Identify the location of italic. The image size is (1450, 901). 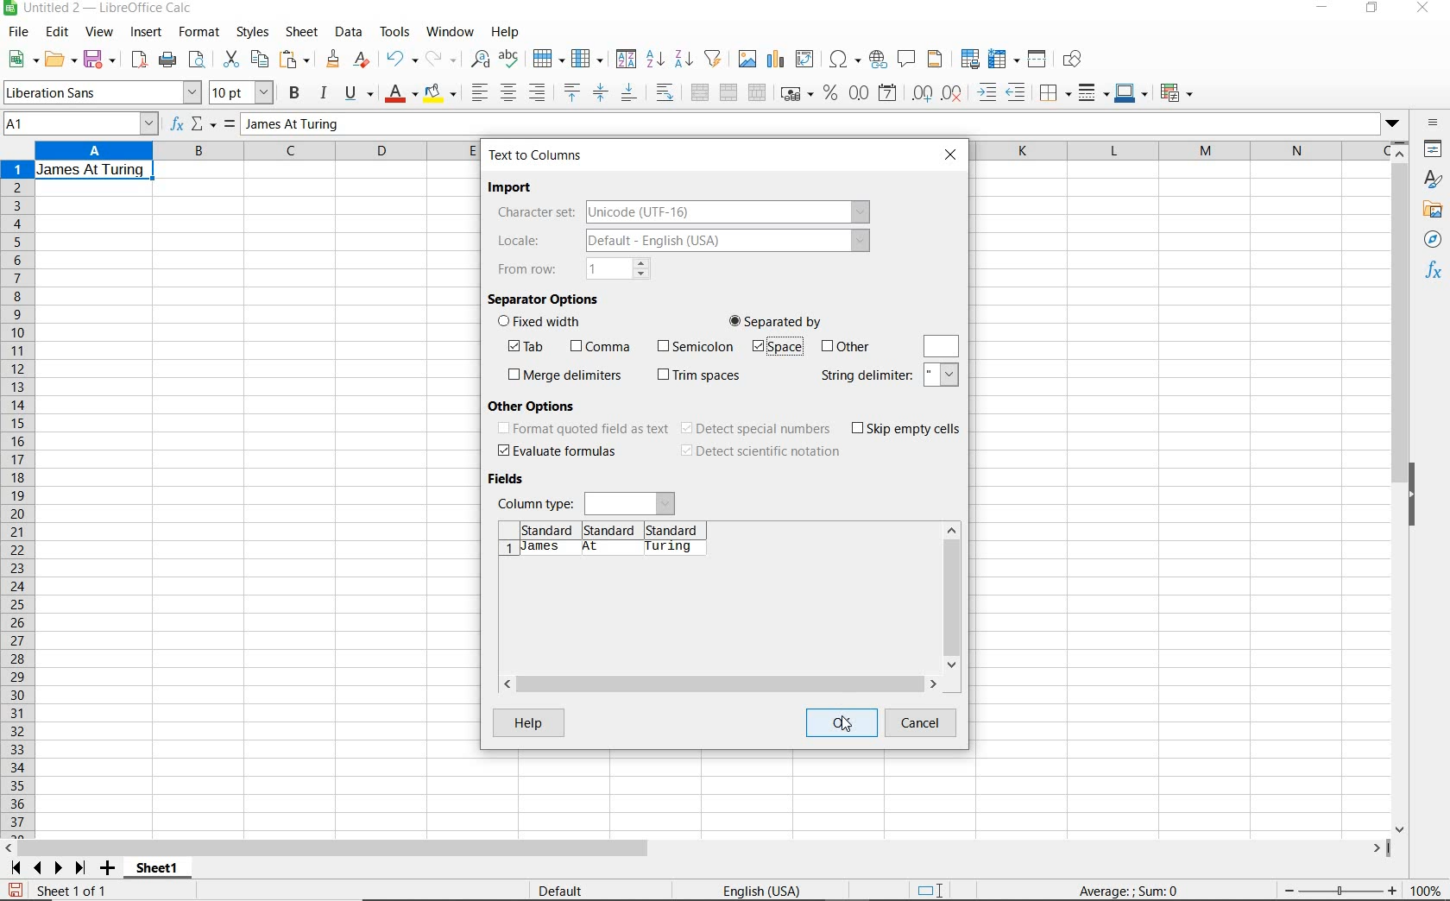
(324, 92).